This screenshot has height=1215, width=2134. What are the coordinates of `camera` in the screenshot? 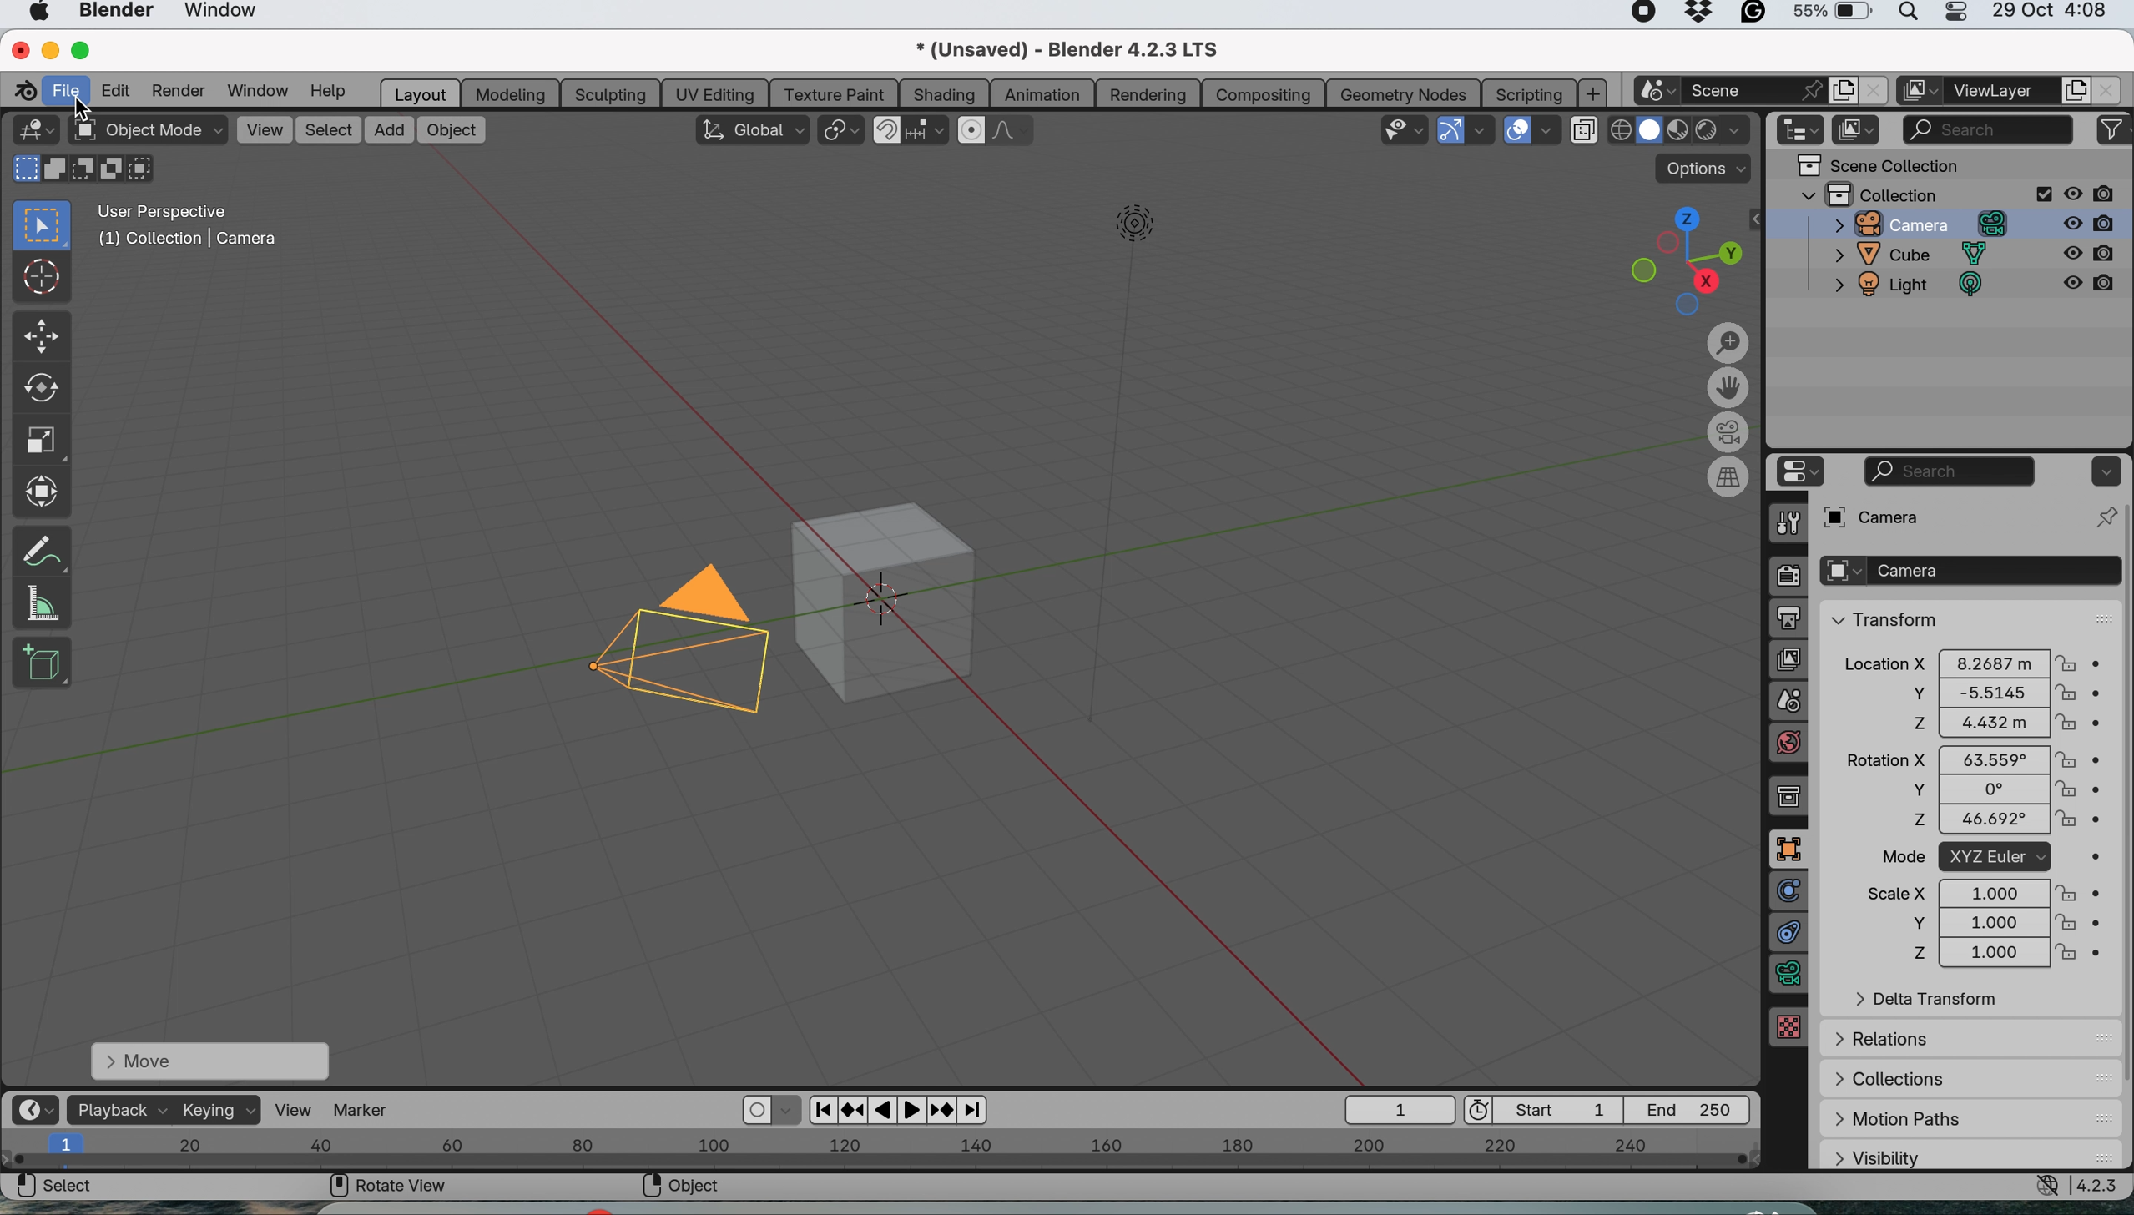 It's located at (1901, 516).